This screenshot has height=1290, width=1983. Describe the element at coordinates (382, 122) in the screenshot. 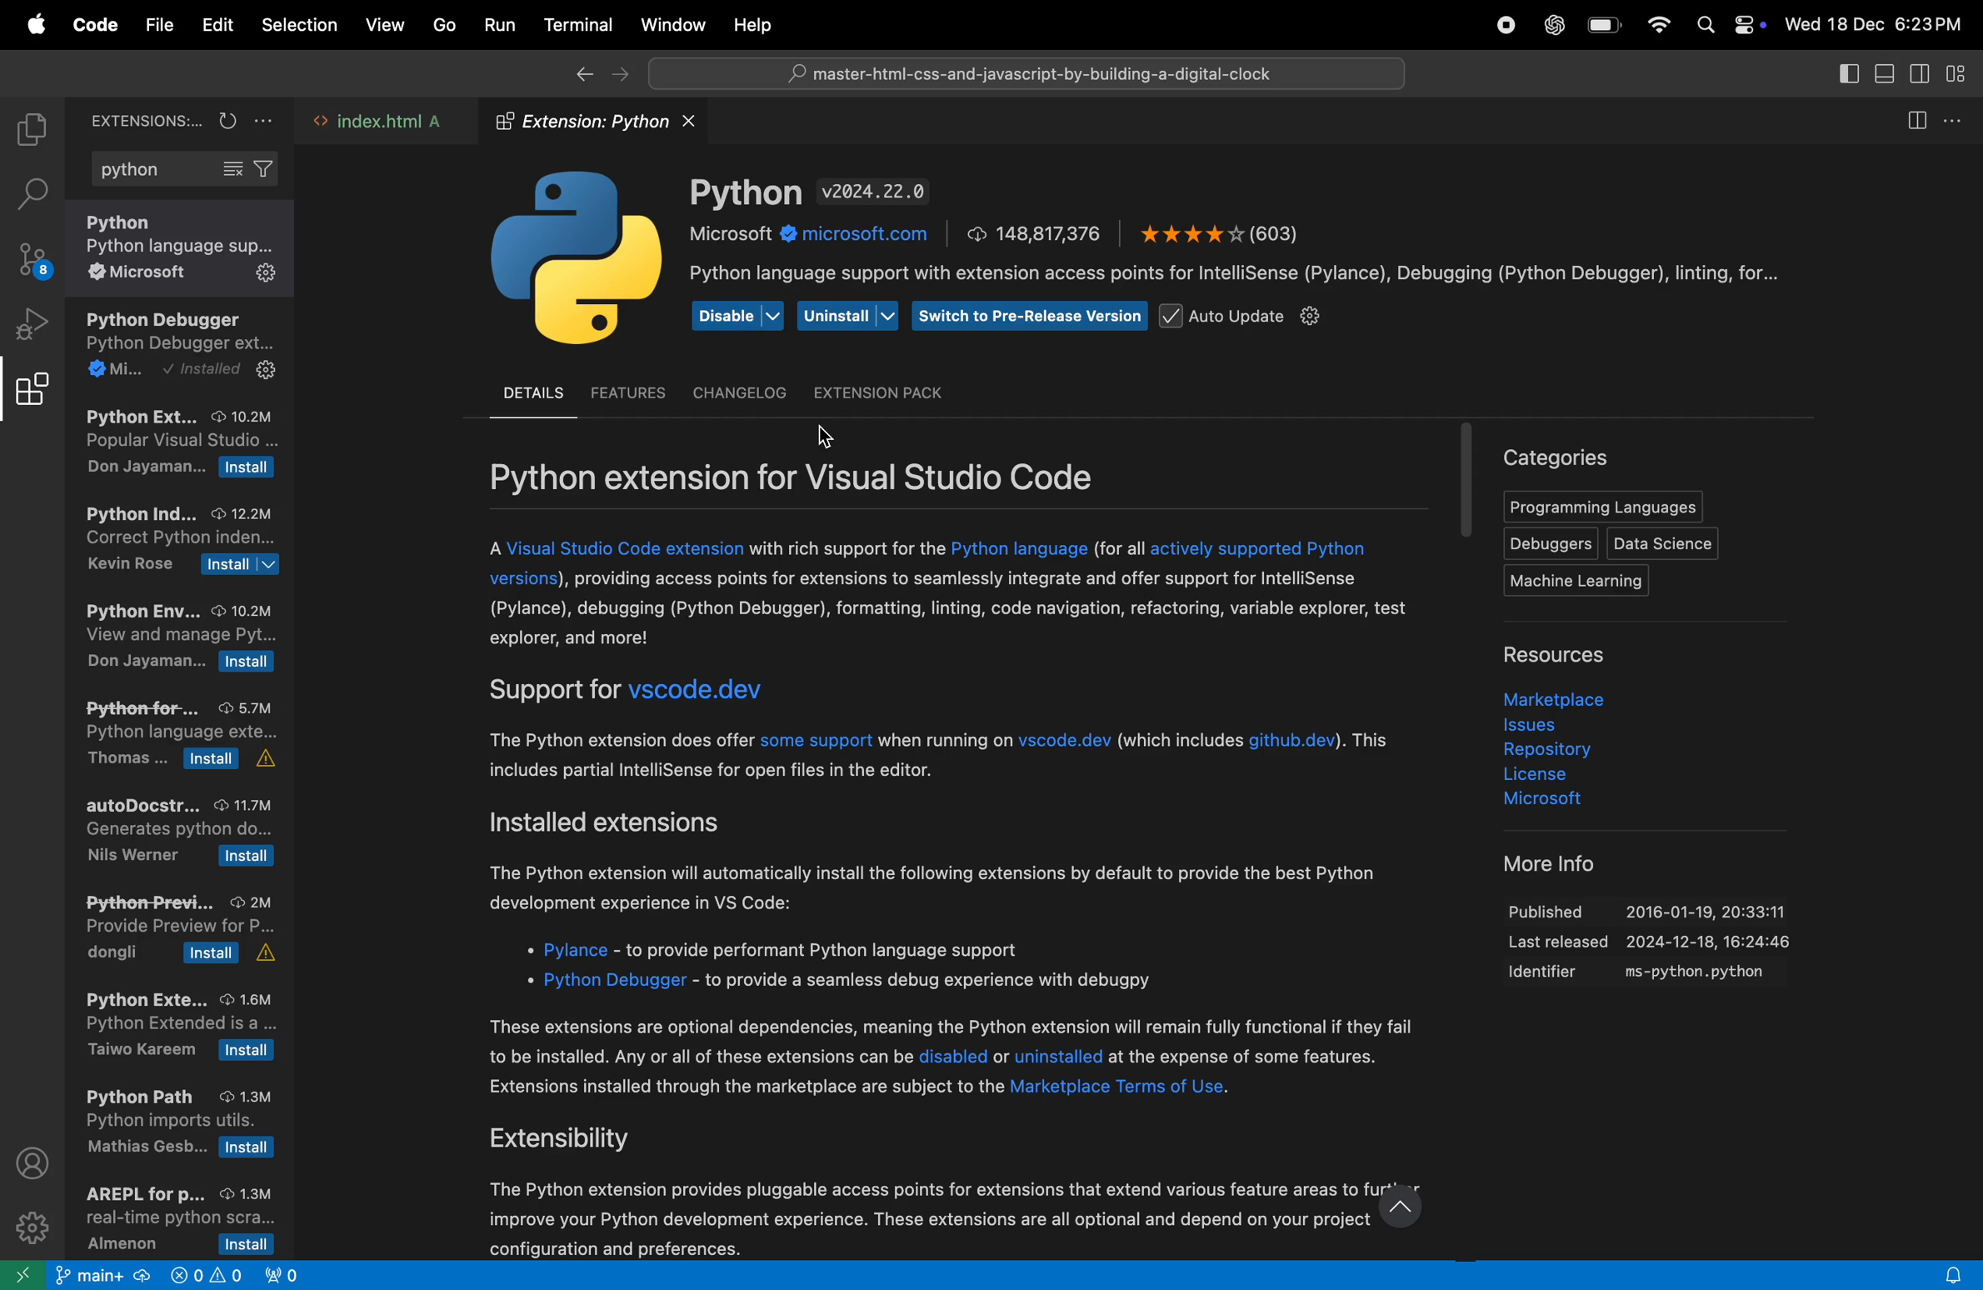

I see `index.hyml` at that location.